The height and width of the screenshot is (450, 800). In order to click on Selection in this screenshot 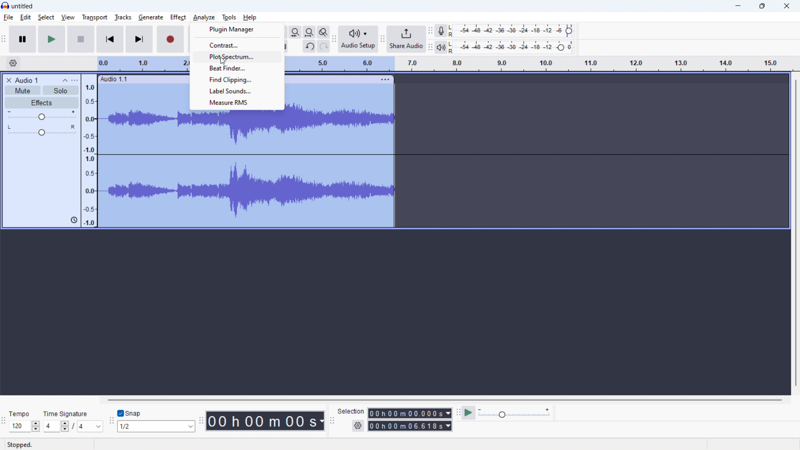, I will do `click(351, 410)`.